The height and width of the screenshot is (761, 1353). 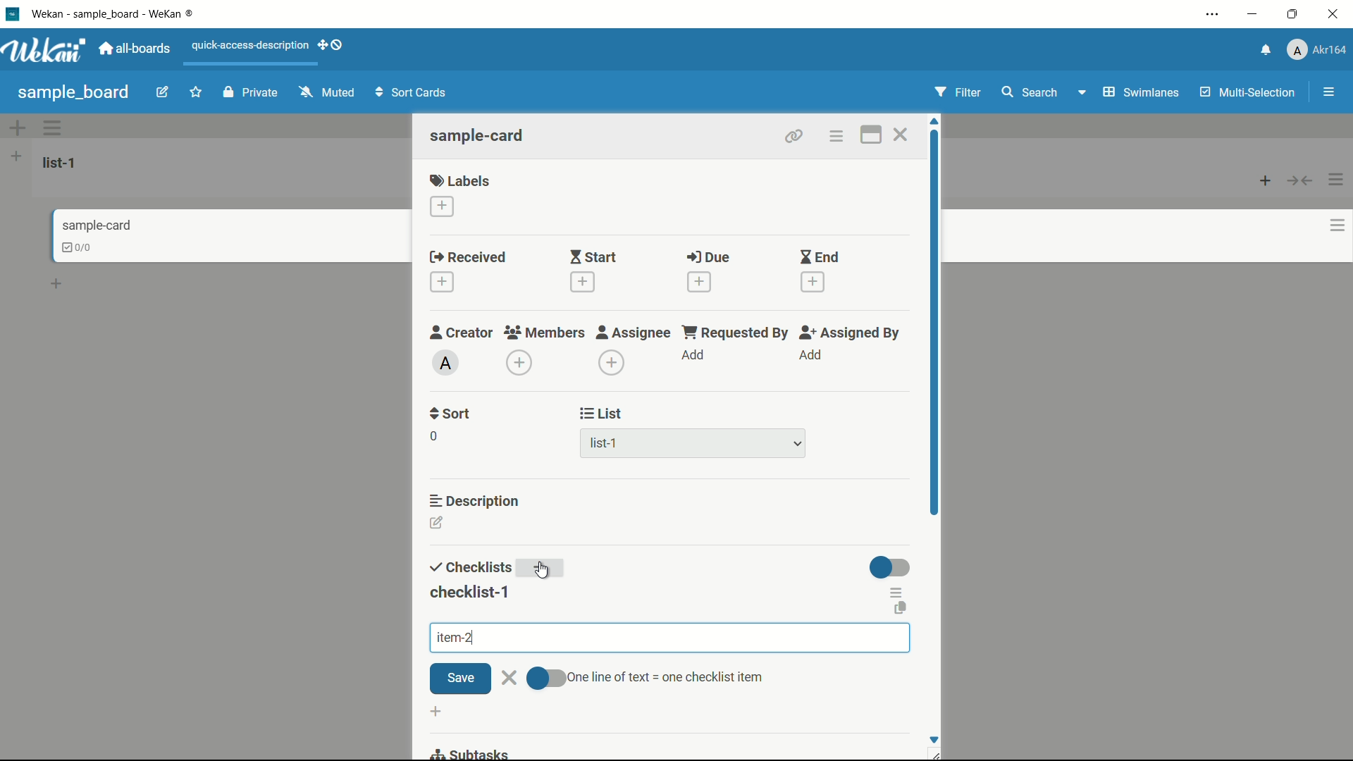 What do you see at coordinates (433, 436) in the screenshot?
I see `0` at bounding box center [433, 436].